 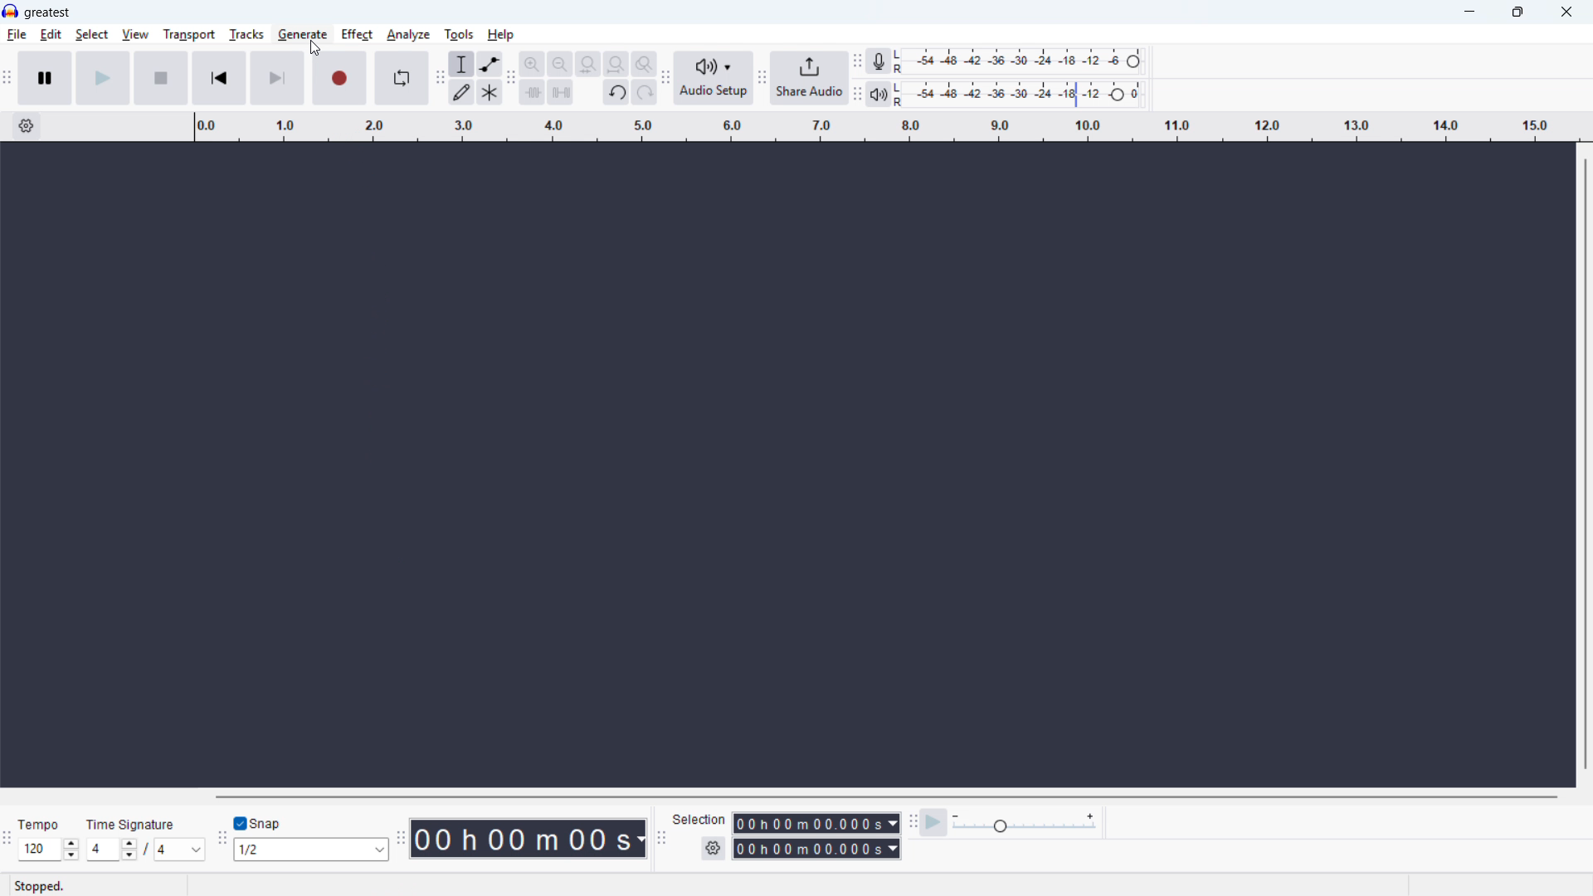 What do you see at coordinates (188, 34) in the screenshot?
I see `transport` at bounding box center [188, 34].